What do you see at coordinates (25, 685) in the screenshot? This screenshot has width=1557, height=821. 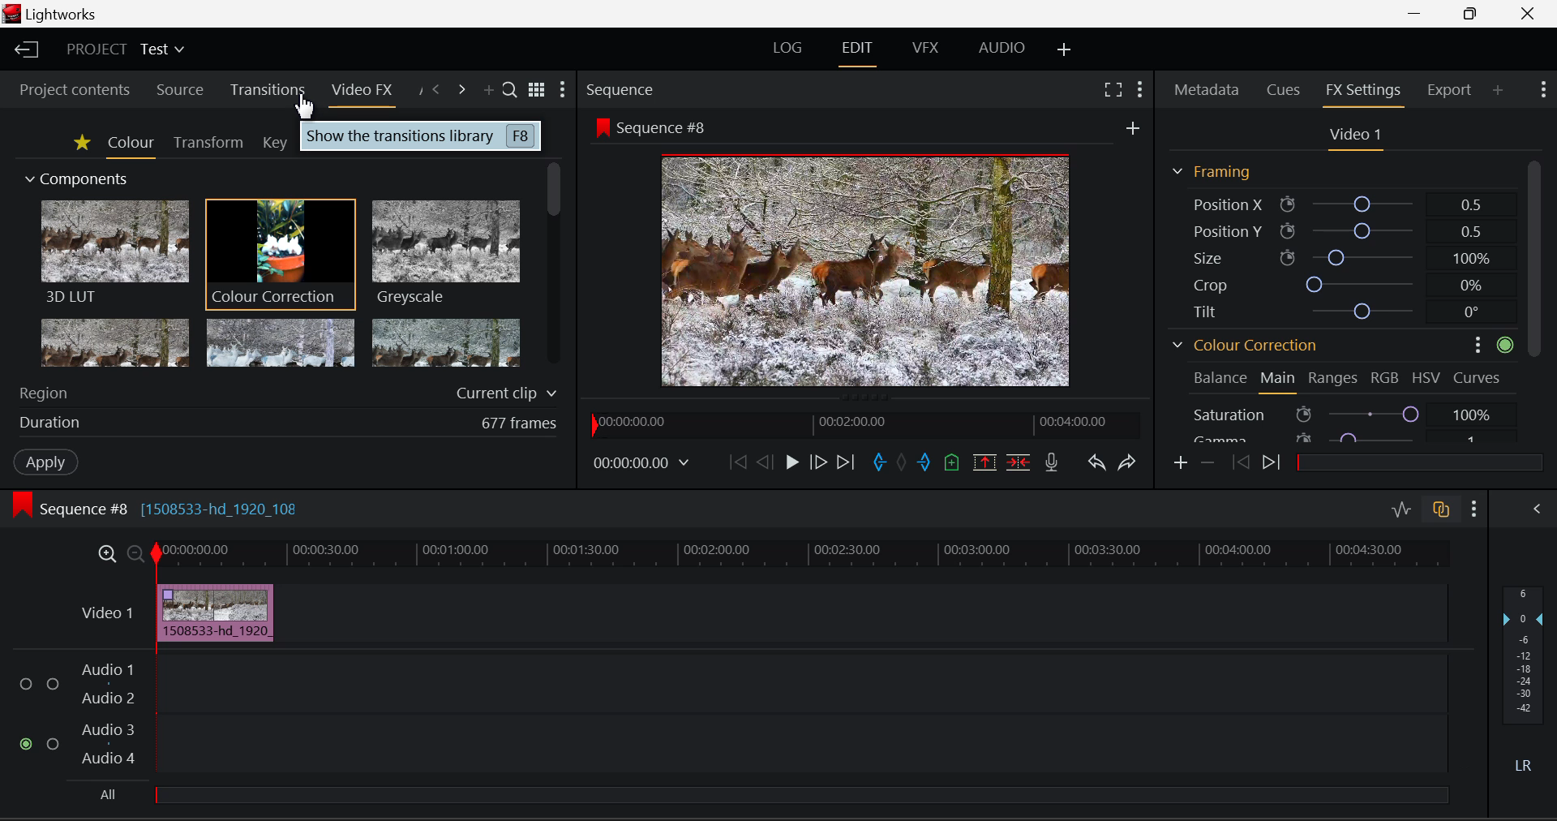 I see `Audio Input Checkbox` at bounding box center [25, 685].